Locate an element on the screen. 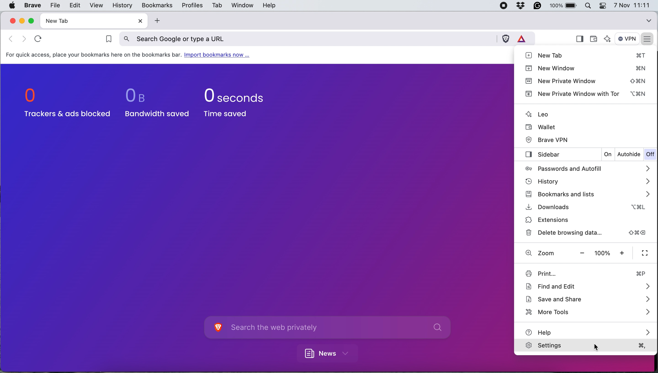 This screenshot has height=373, width=658. close is located at coordinates (12, 21).